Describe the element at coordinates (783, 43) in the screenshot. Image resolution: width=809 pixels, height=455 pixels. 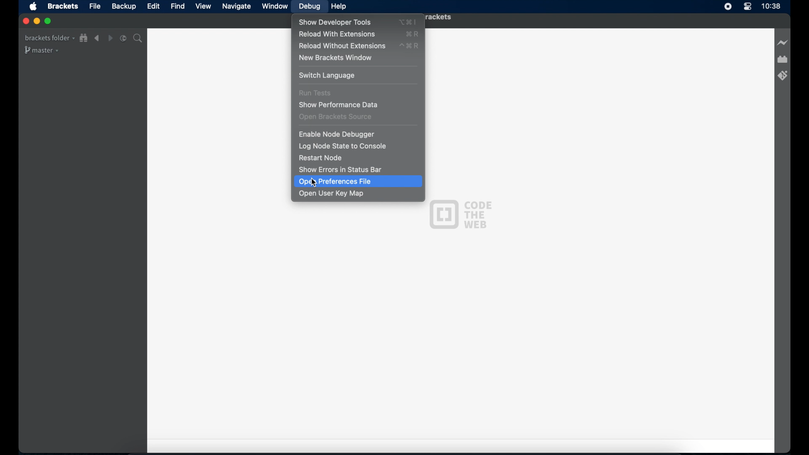
I see `live preview` at that location.